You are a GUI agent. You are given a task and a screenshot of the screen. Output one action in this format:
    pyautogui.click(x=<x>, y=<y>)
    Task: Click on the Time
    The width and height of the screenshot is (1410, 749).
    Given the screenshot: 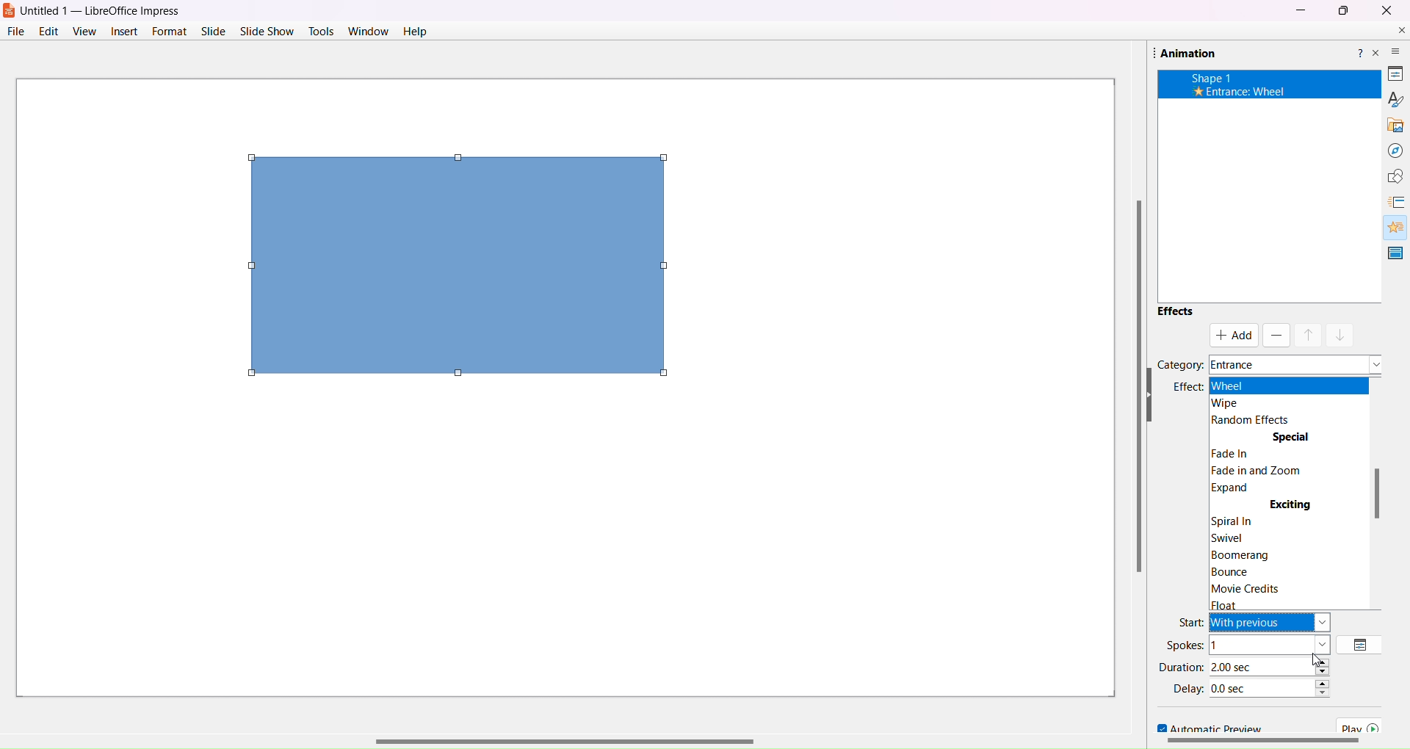 What is the action you would take?
    pyautogui.click(x=1260, y=687)
    